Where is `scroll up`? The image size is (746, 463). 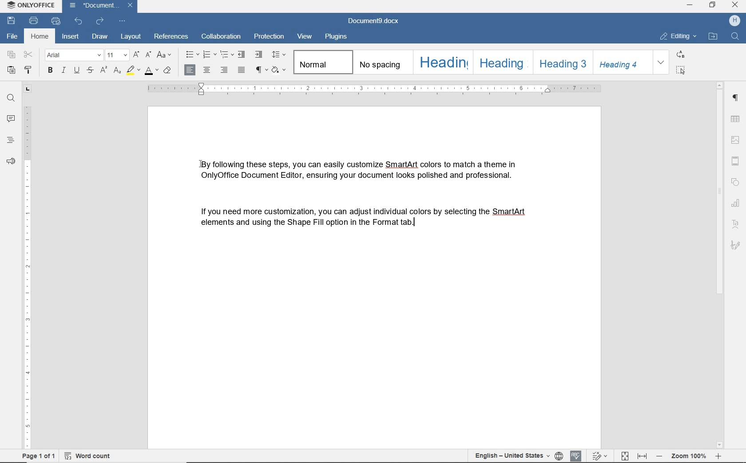
scroll up is located at coordinates (721, 84).